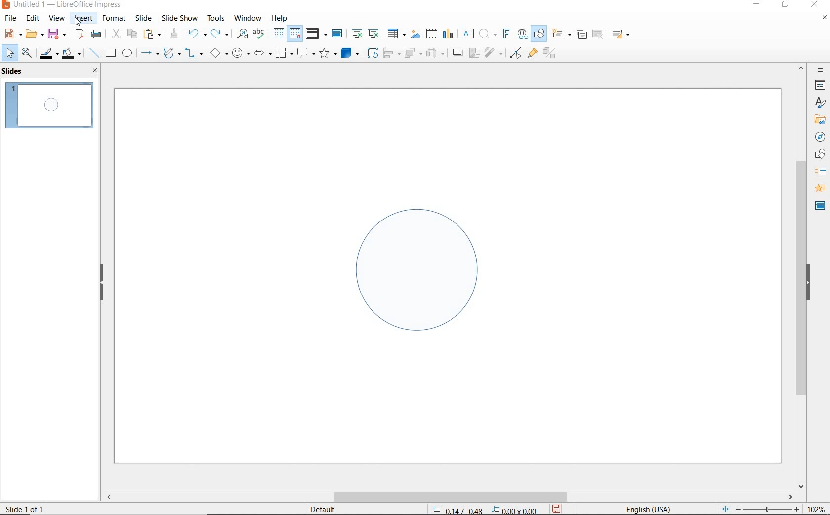  I want to click on rectangle, so click(110, 54).